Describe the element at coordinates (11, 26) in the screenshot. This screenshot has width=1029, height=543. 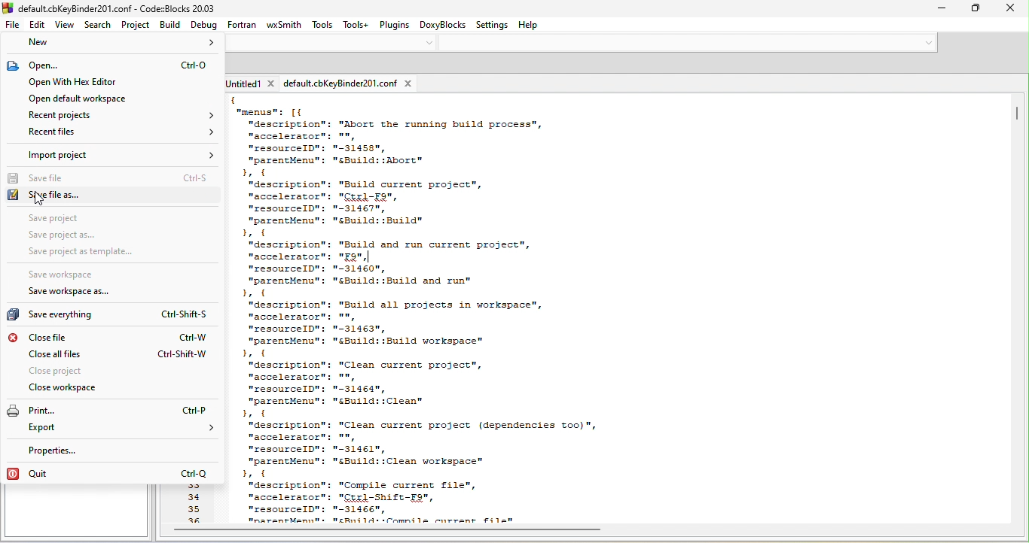
I see `file` at that location.